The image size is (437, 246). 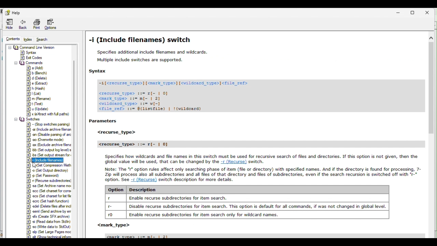 I want to click on set large pages mode, so click(x=48, y=233).